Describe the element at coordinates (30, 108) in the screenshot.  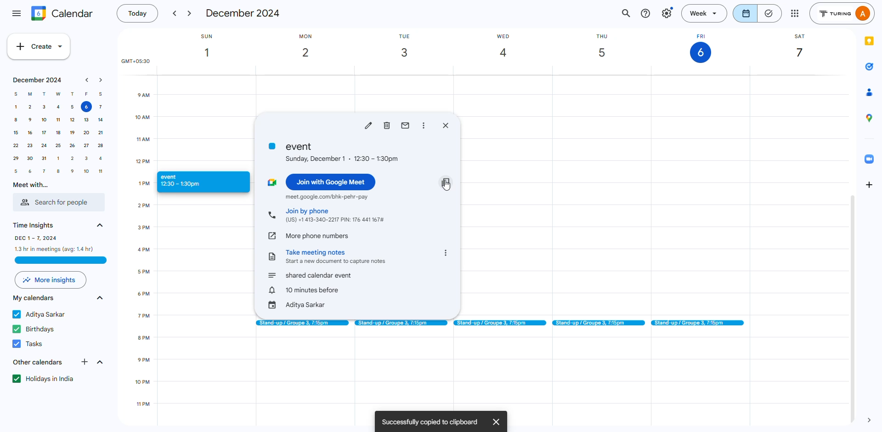
I see `2` at that location.